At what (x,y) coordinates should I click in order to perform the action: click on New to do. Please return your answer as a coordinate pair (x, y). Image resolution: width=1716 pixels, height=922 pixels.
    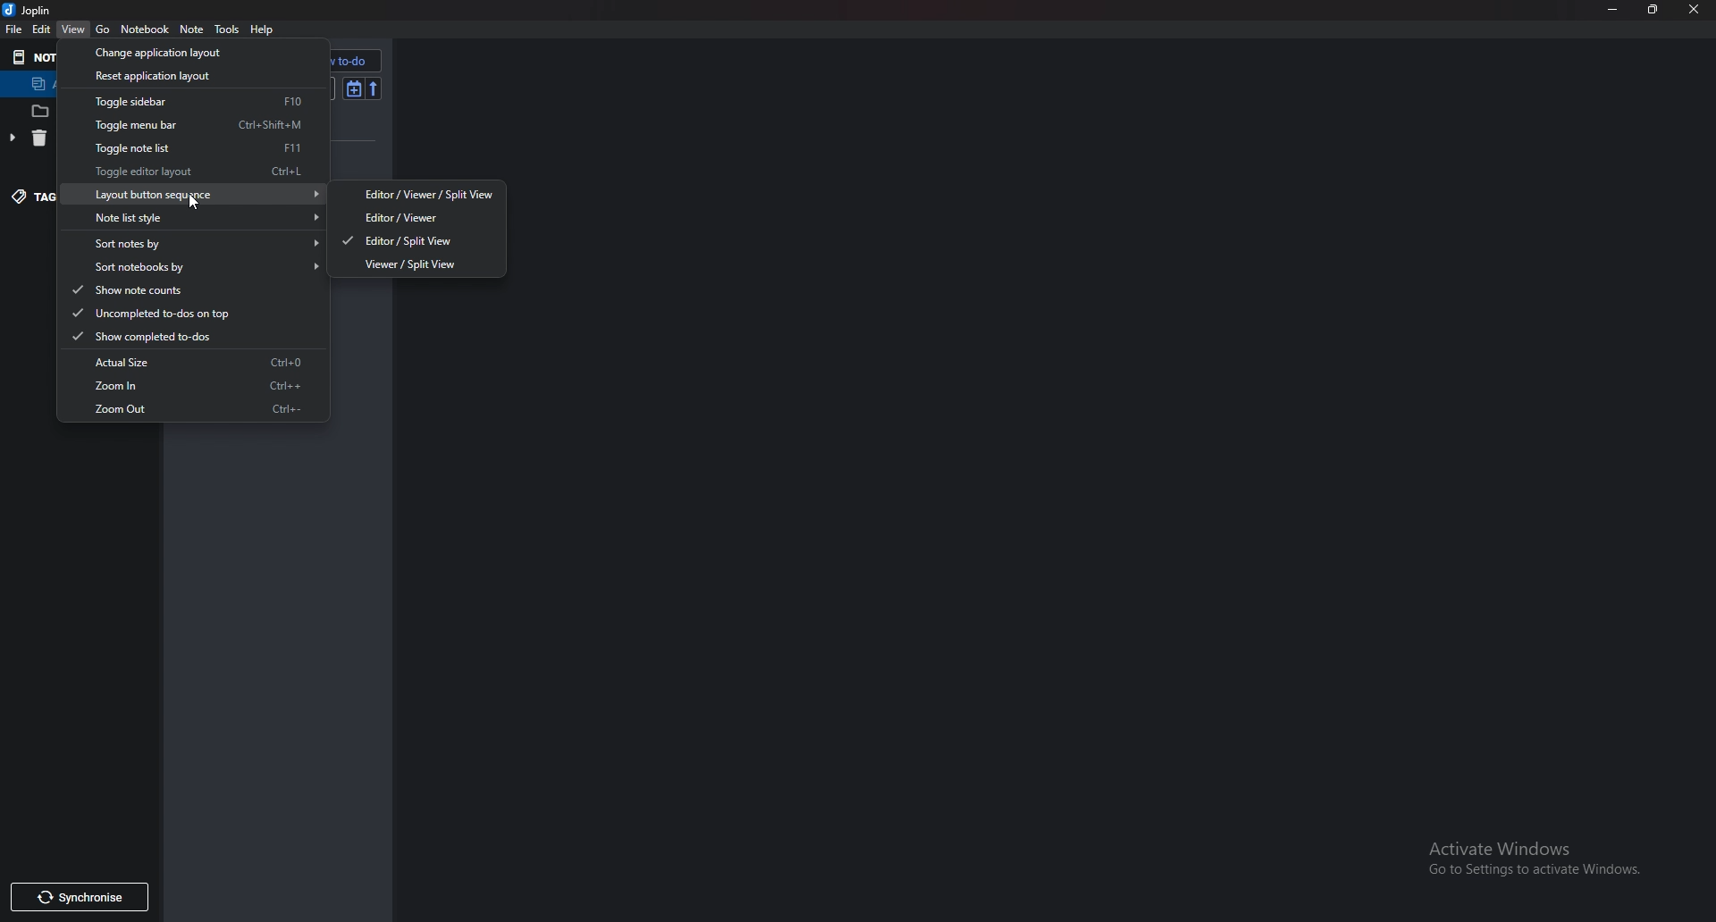
    Looking at the image, I should click on (331, 62).